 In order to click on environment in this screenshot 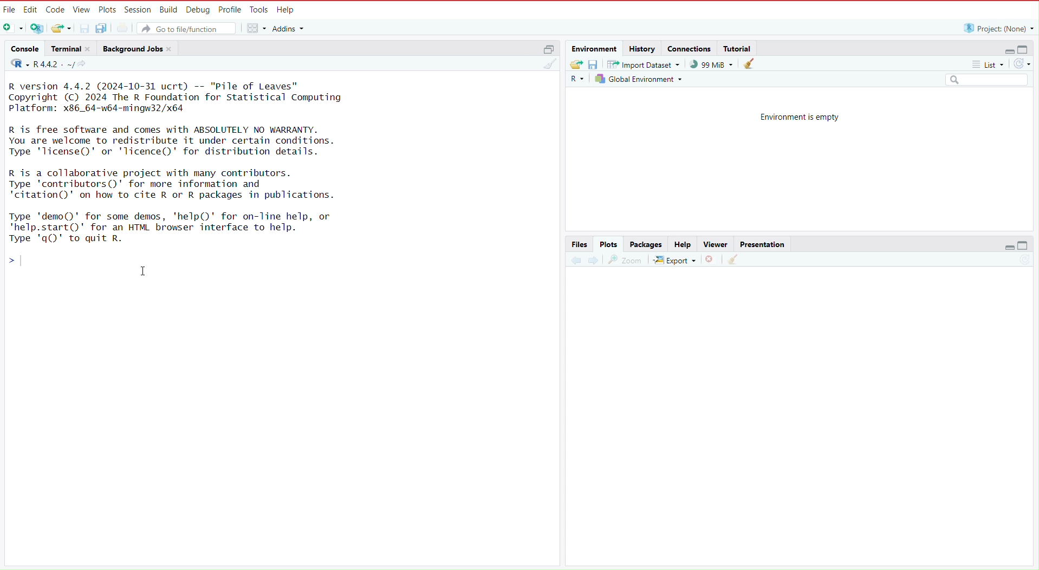, I will do `click(593, 48)`.